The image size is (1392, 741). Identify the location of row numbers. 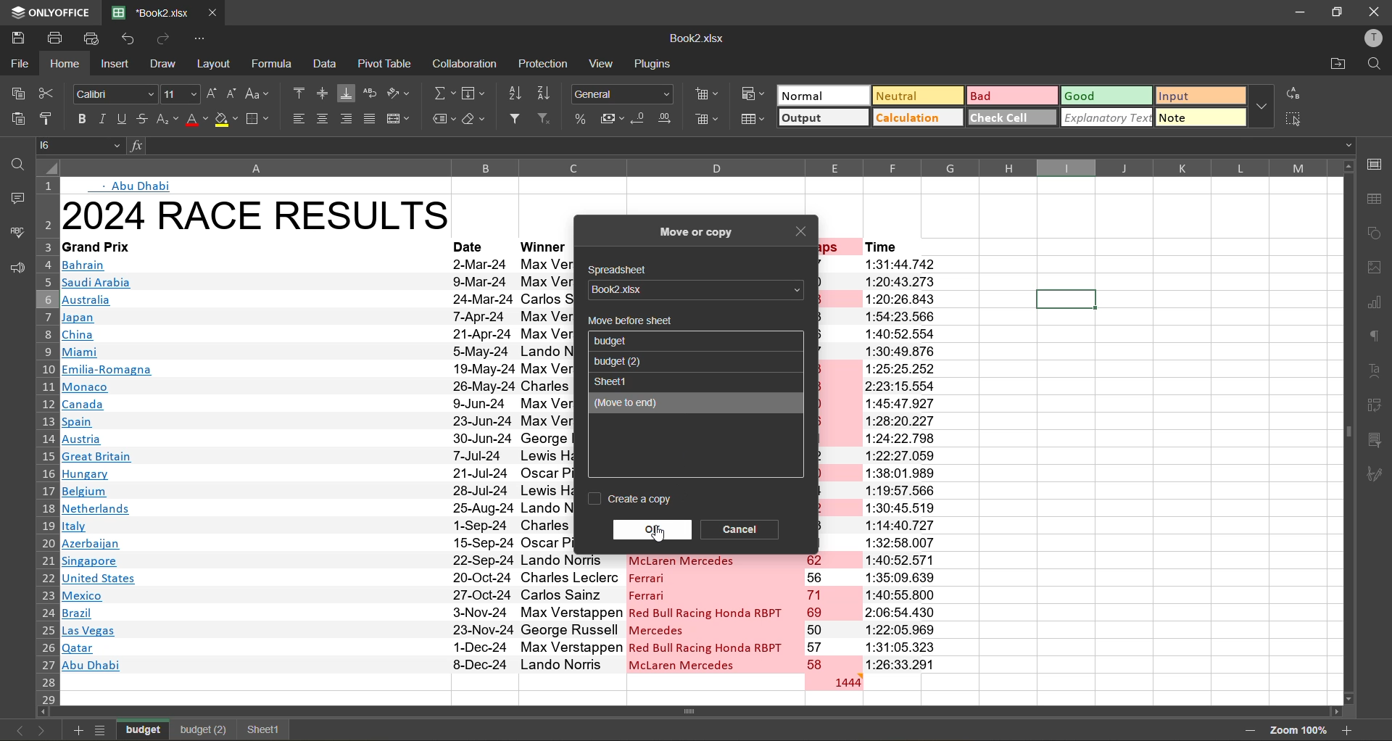
(45, 446).